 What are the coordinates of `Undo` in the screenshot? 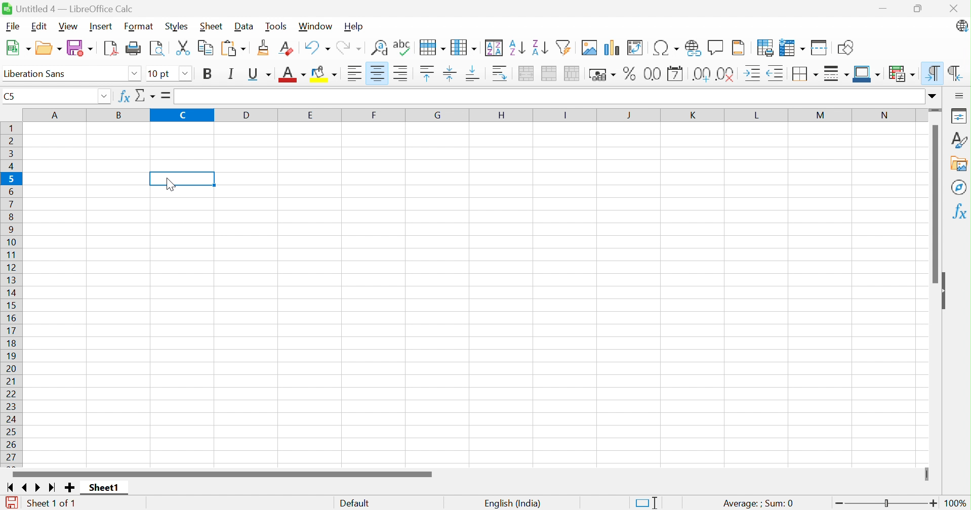 It's located at (317, 47).